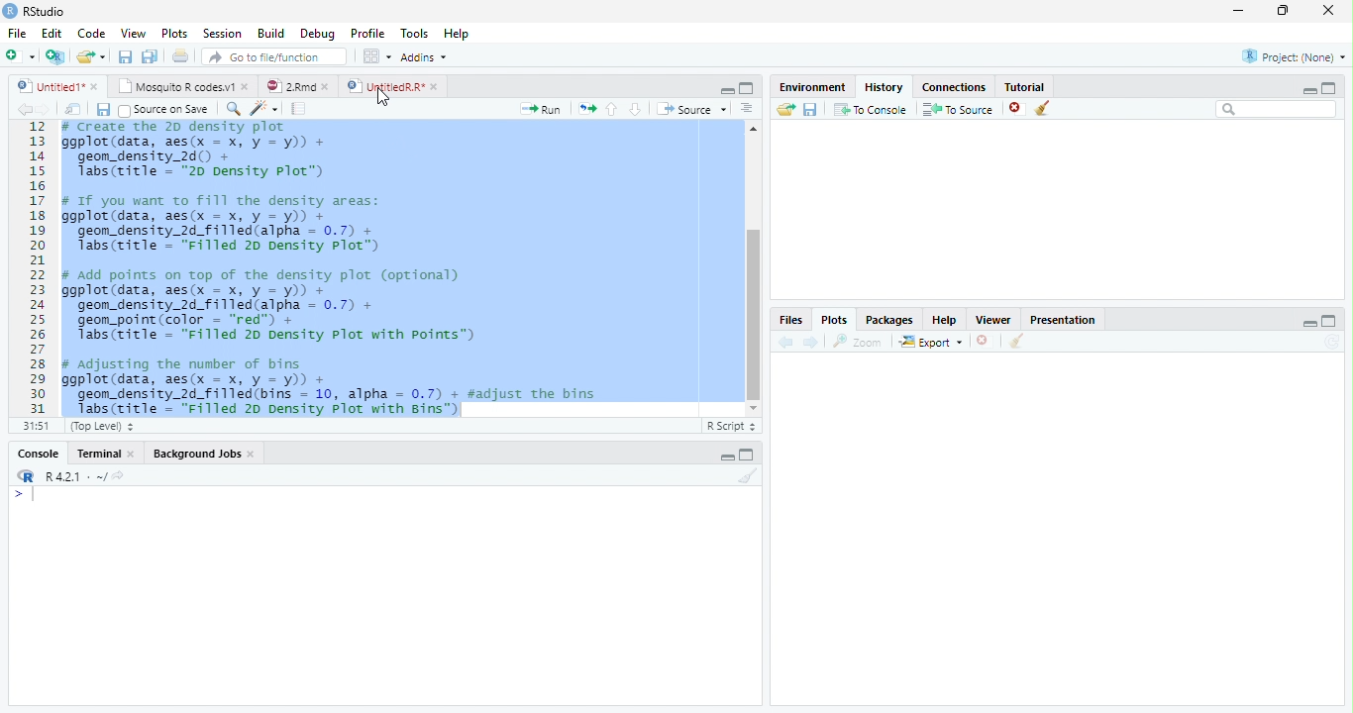 The width and height of the screenshot is (1353, 713). I want to click on Profile, so click(368, 34).